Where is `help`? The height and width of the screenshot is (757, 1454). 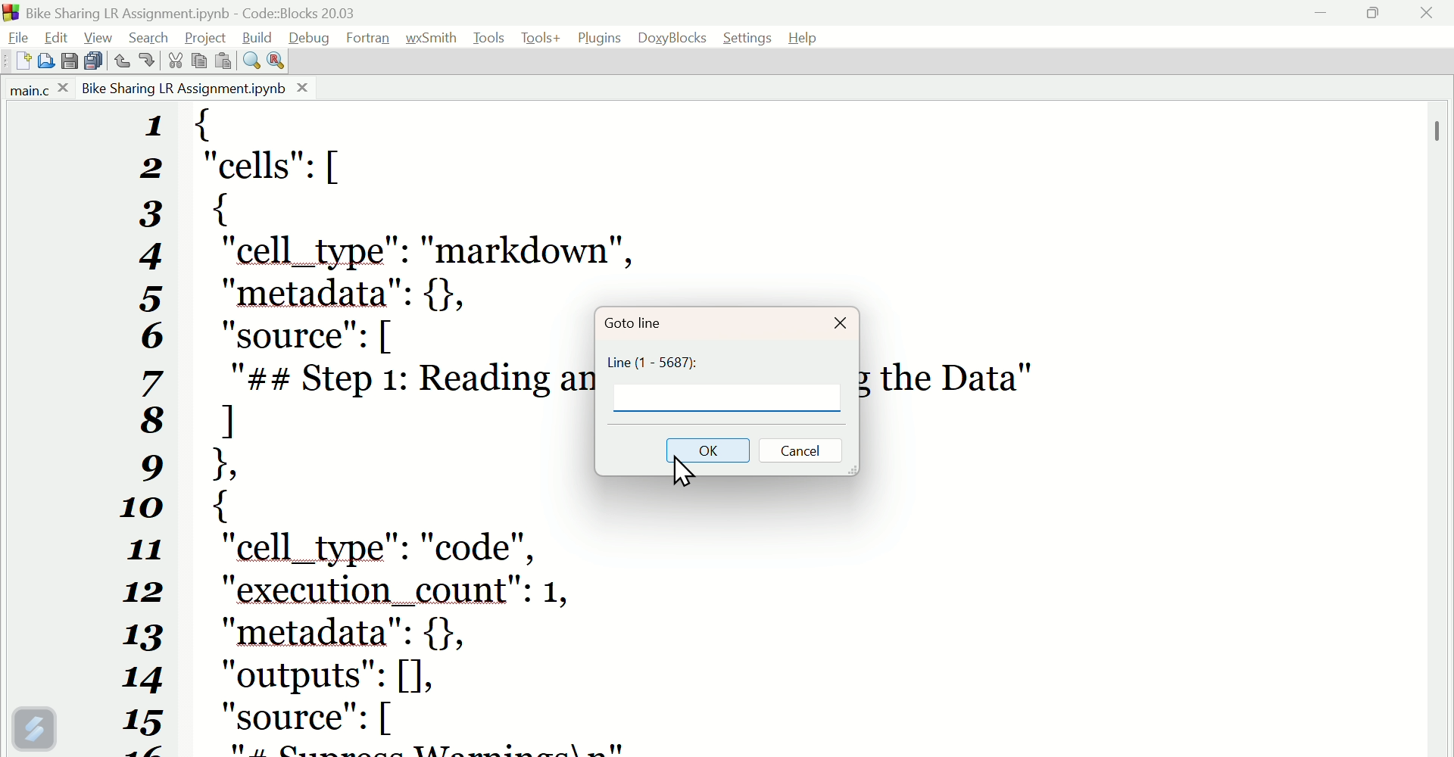 help is located at coordinates (809, 36).